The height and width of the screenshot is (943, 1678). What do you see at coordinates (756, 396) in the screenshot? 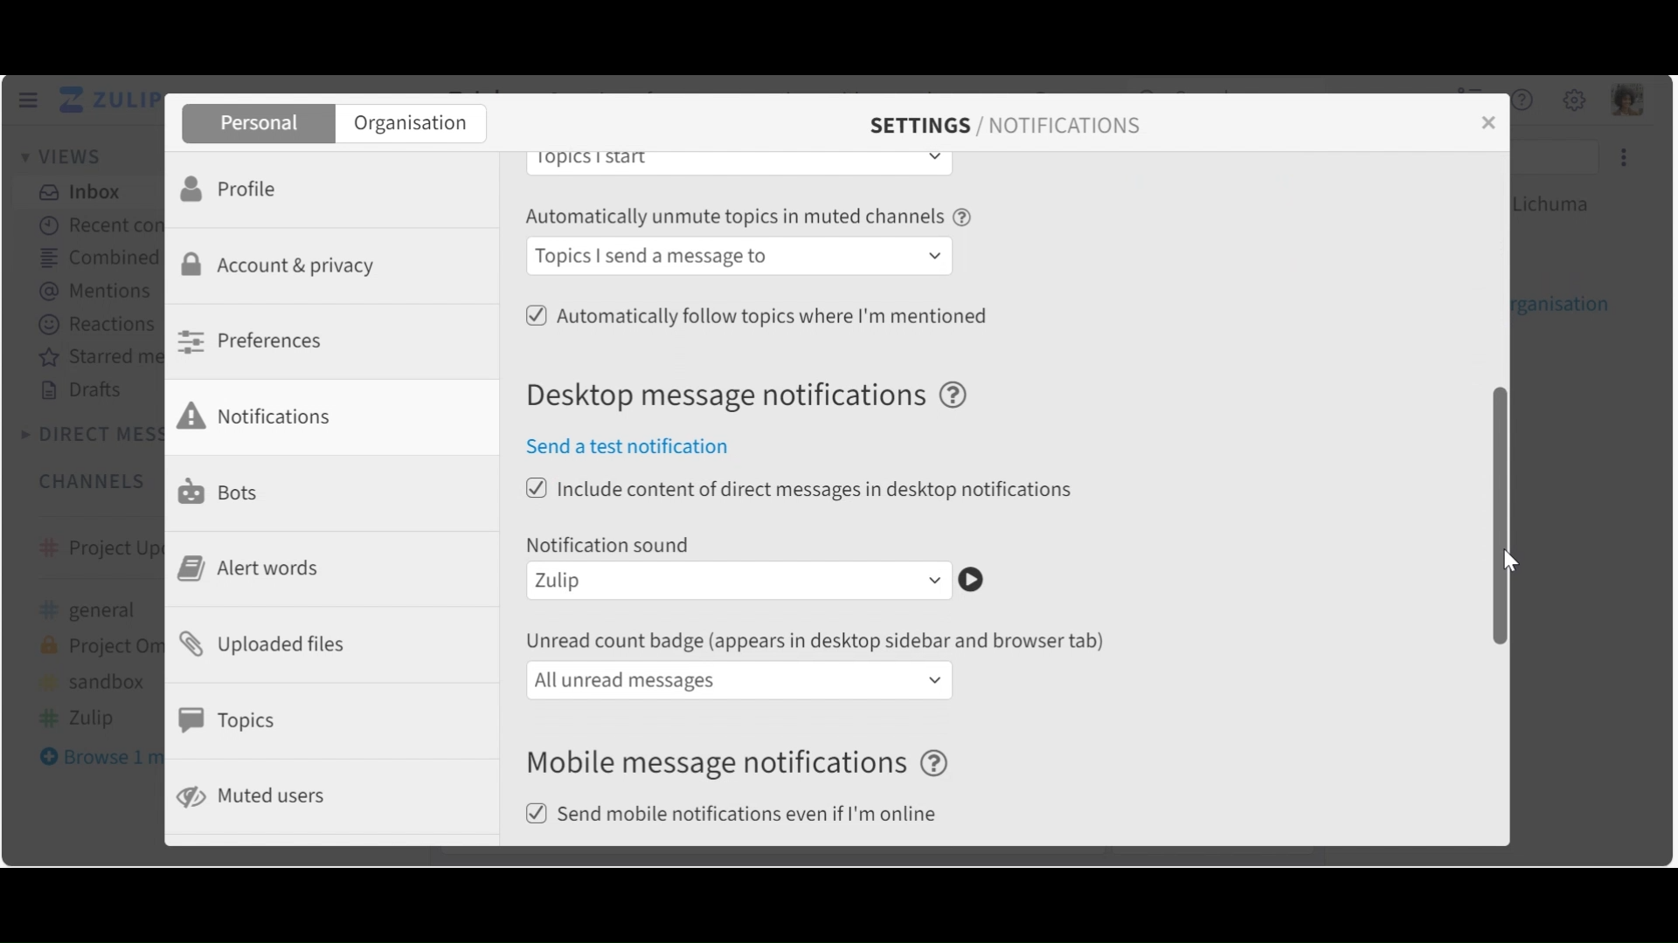
I see `Desktop message notifications` at bounding box center [756, 396].